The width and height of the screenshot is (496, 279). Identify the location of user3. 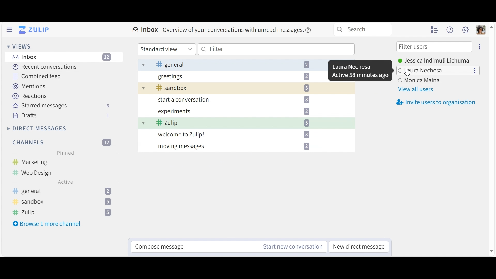
(422, 80).